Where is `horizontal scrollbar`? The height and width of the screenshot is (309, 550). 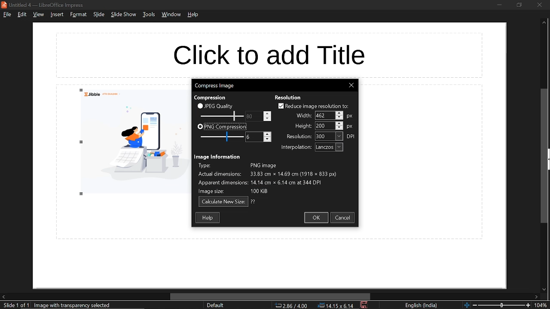 horizontal scrollbar is located at coordinates (271, 297).